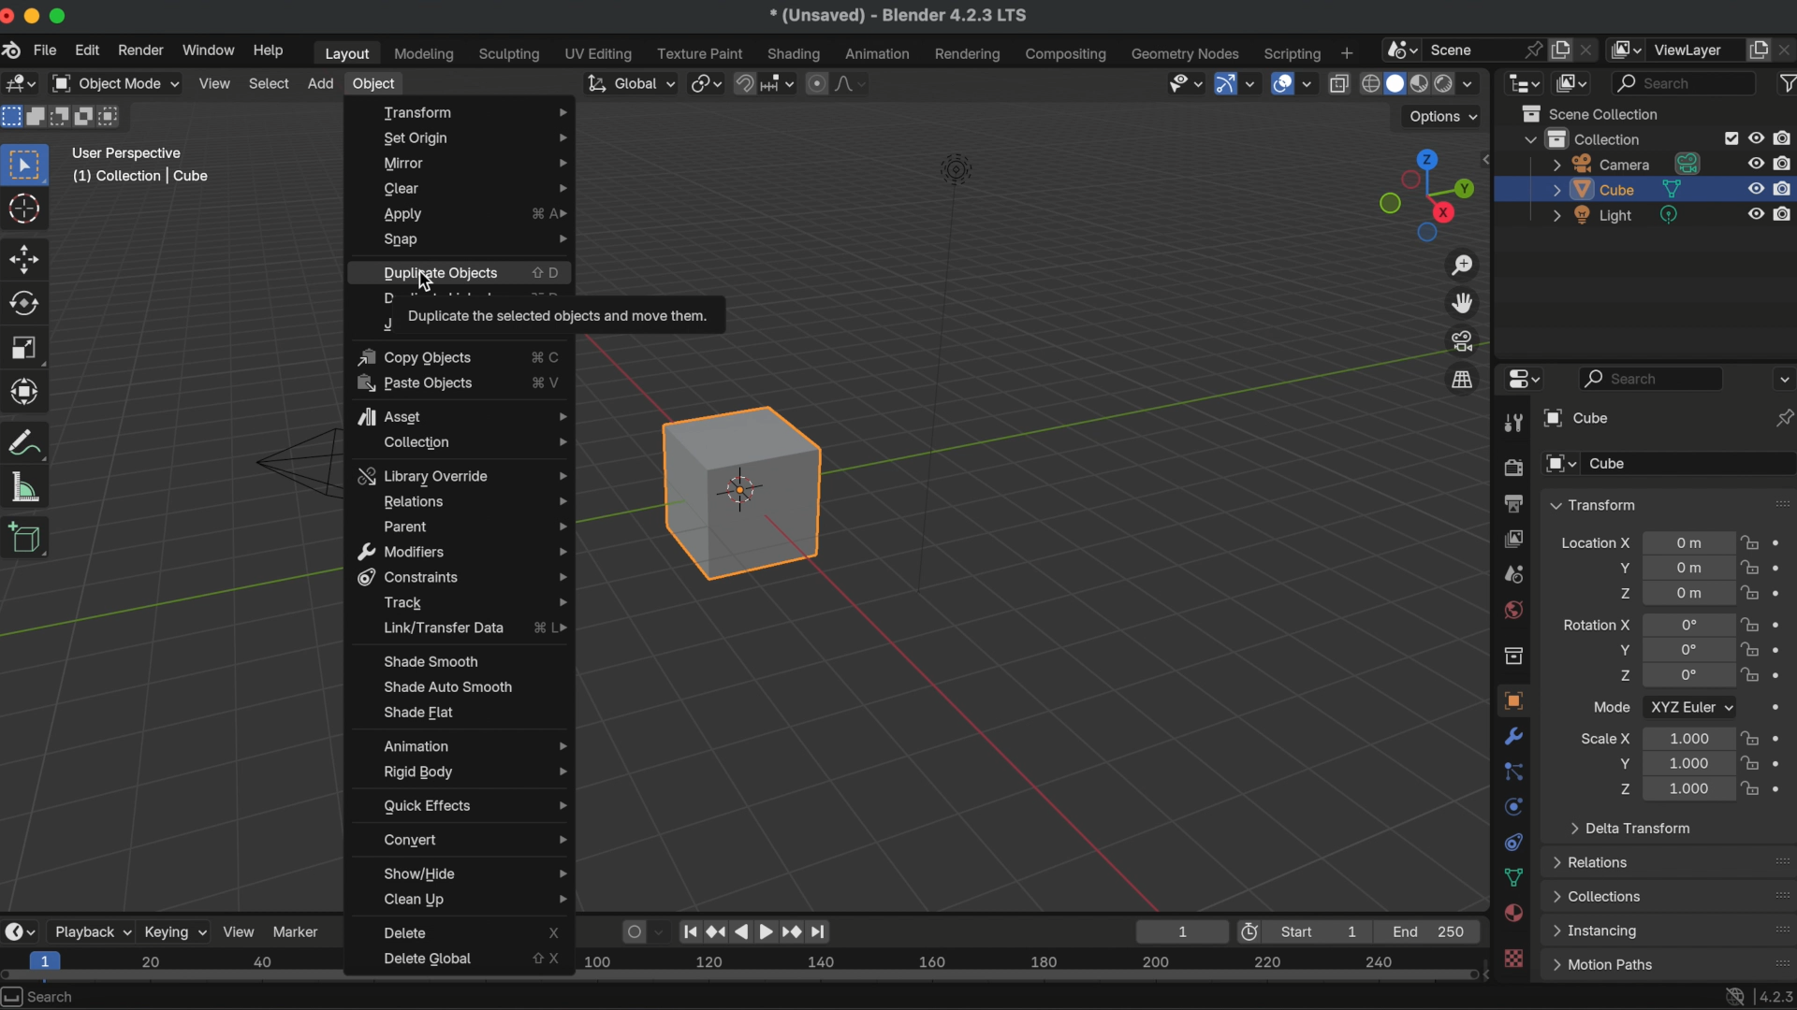 Image resolution: width=1797 pixels, height=1010 pixels. I want to click on light source, so click(941, 369).